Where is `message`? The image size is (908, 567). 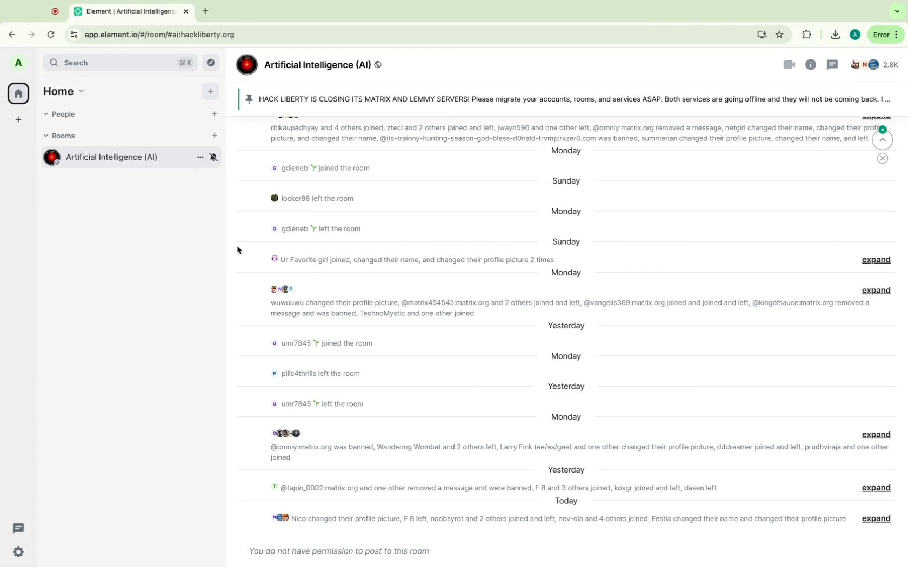
message is located at coordinates (582, 453).